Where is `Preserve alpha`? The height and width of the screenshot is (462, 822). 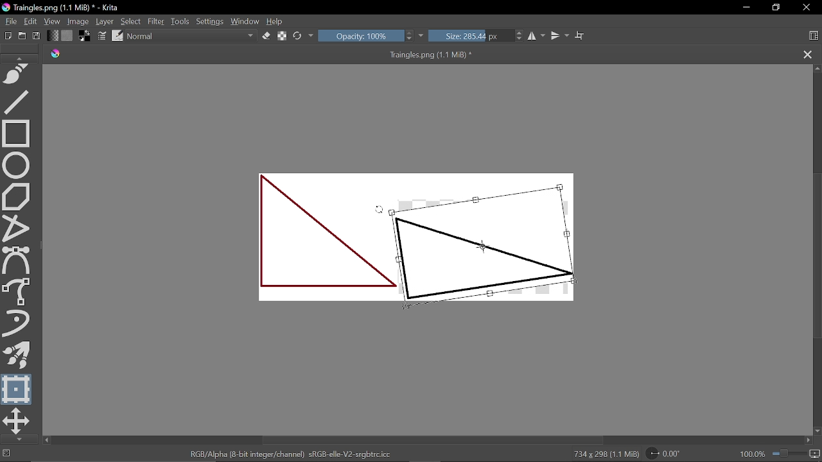
Preserve alpha is located at coordinates (283, 36).